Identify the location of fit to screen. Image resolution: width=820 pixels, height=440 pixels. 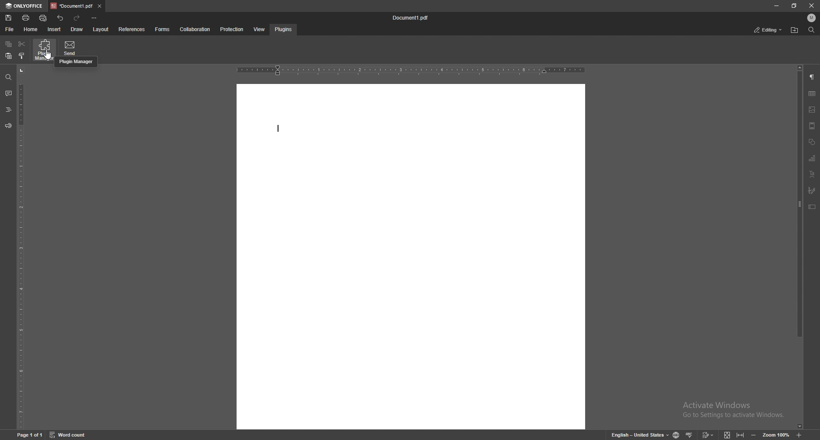
(726, 434).